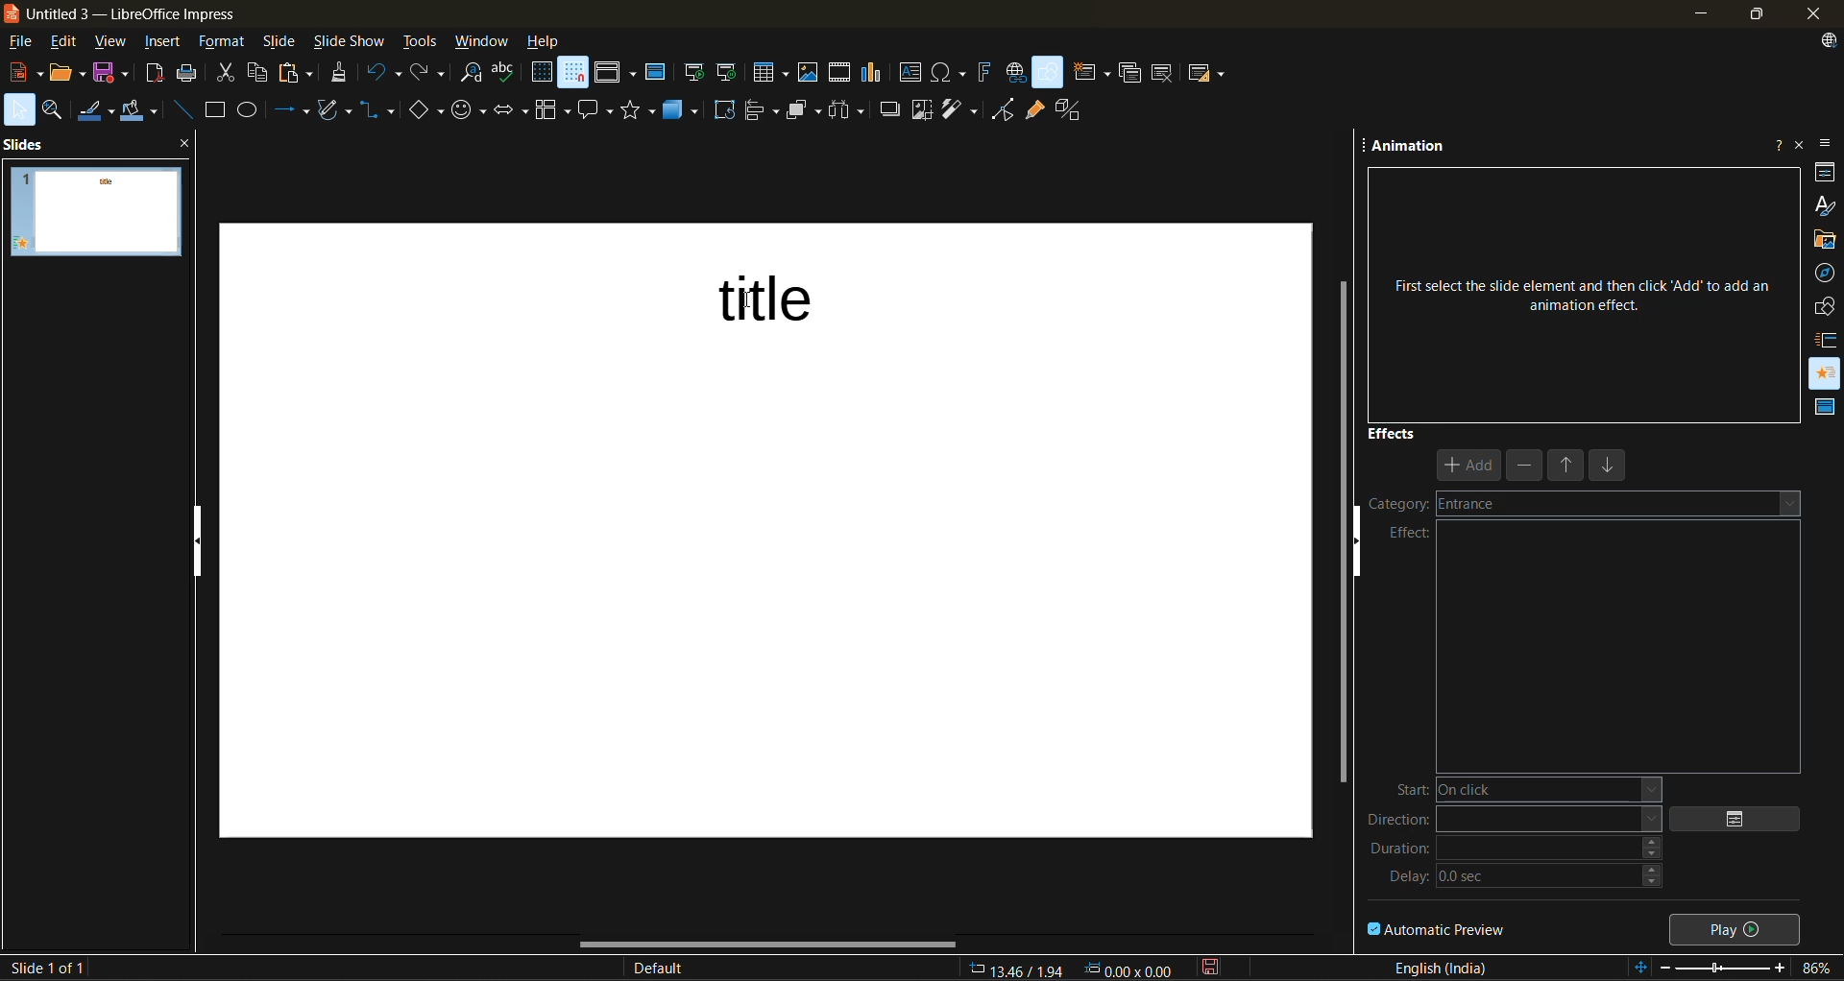 This screenshot has height=981, width=1844. Describe the element at coordinates (184, 137) in the screenshot. I see `close pane` at that location.